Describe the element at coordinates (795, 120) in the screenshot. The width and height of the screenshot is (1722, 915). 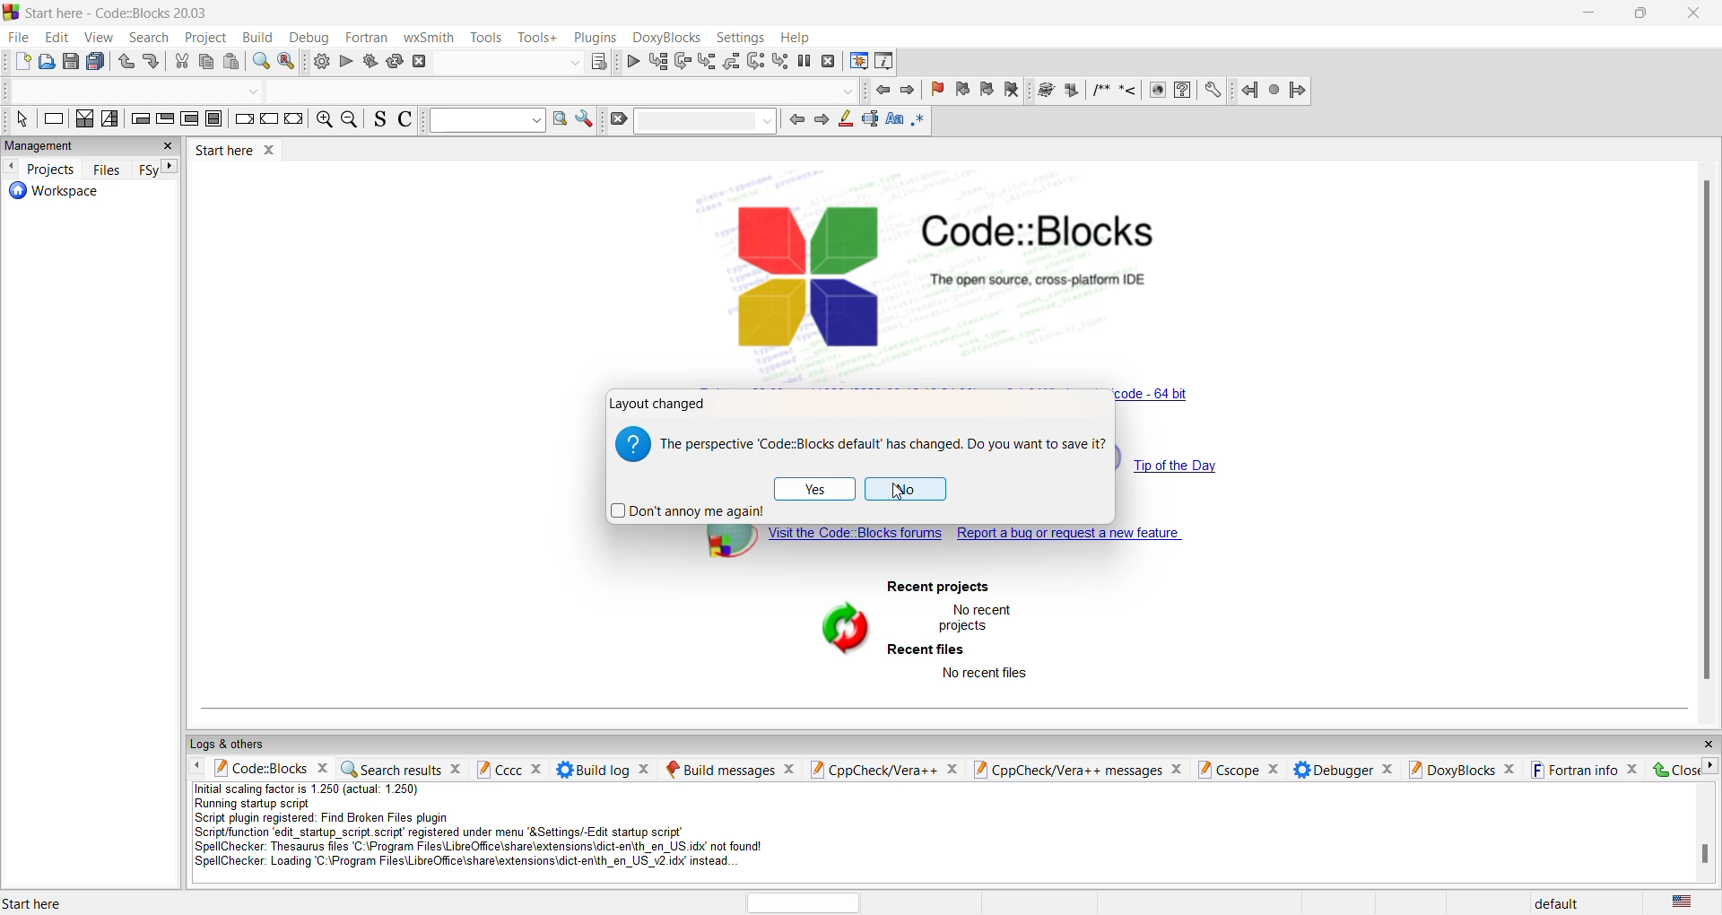
I see `previous` at that location.